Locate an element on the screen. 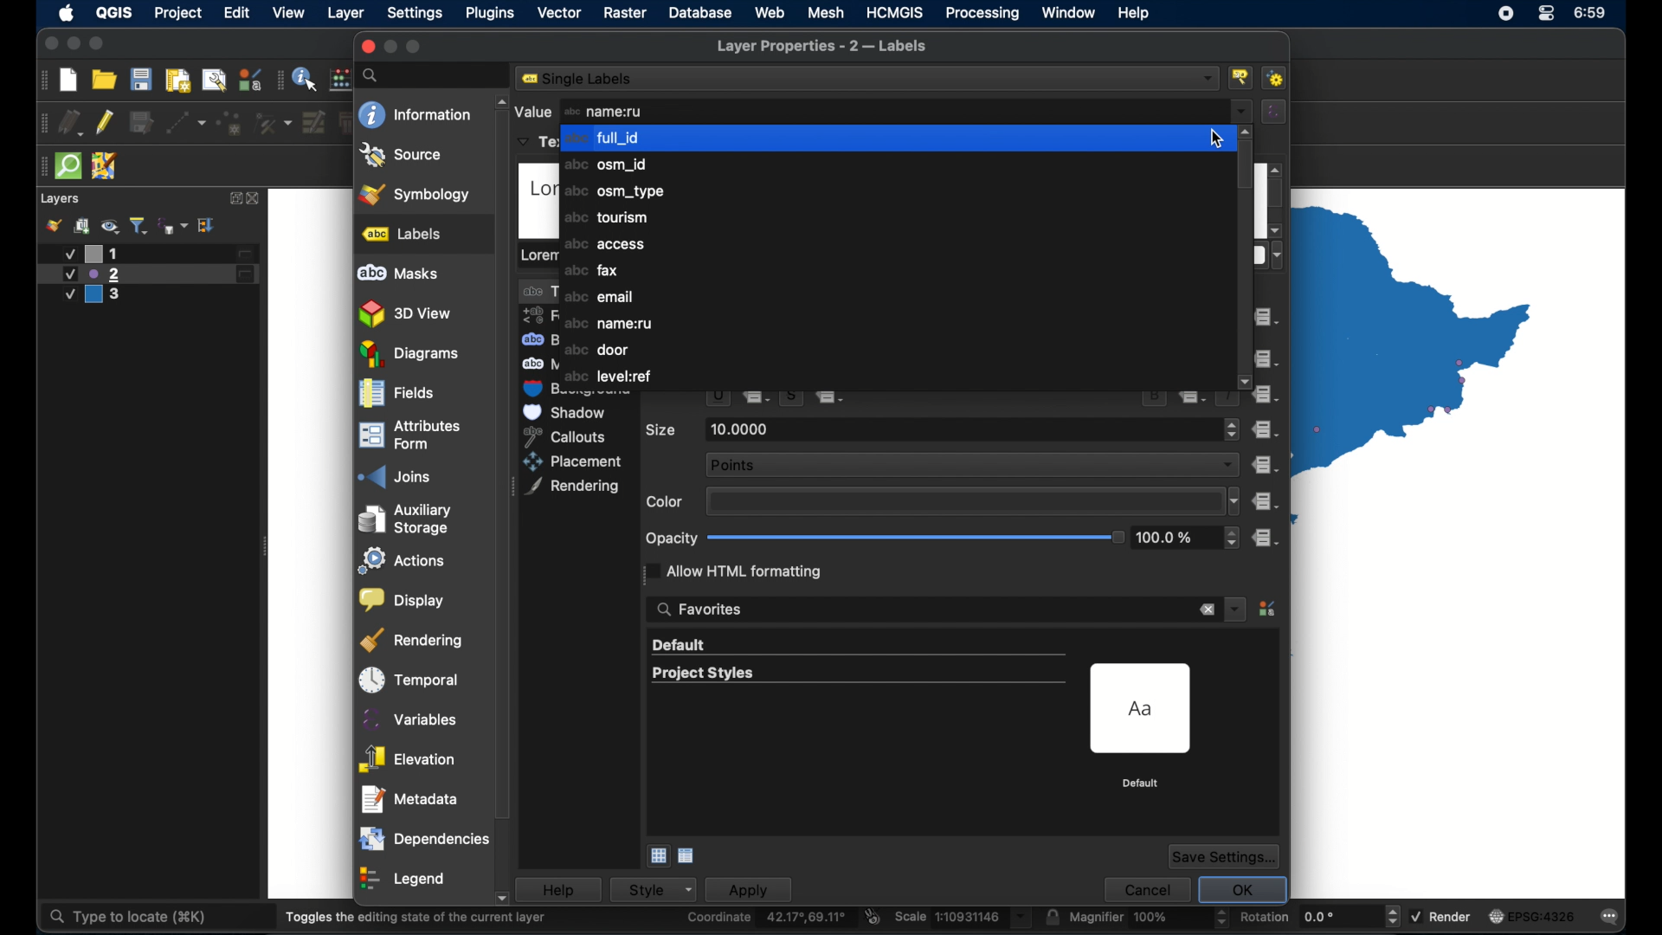 The image size is (1662, 935). abc masks is located at coordinates (399, 274).